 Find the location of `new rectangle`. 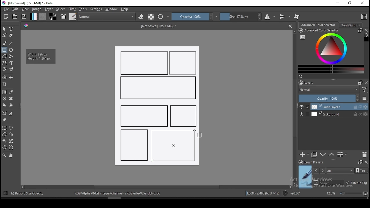

new rectangle is located at coordinates (134, 144).